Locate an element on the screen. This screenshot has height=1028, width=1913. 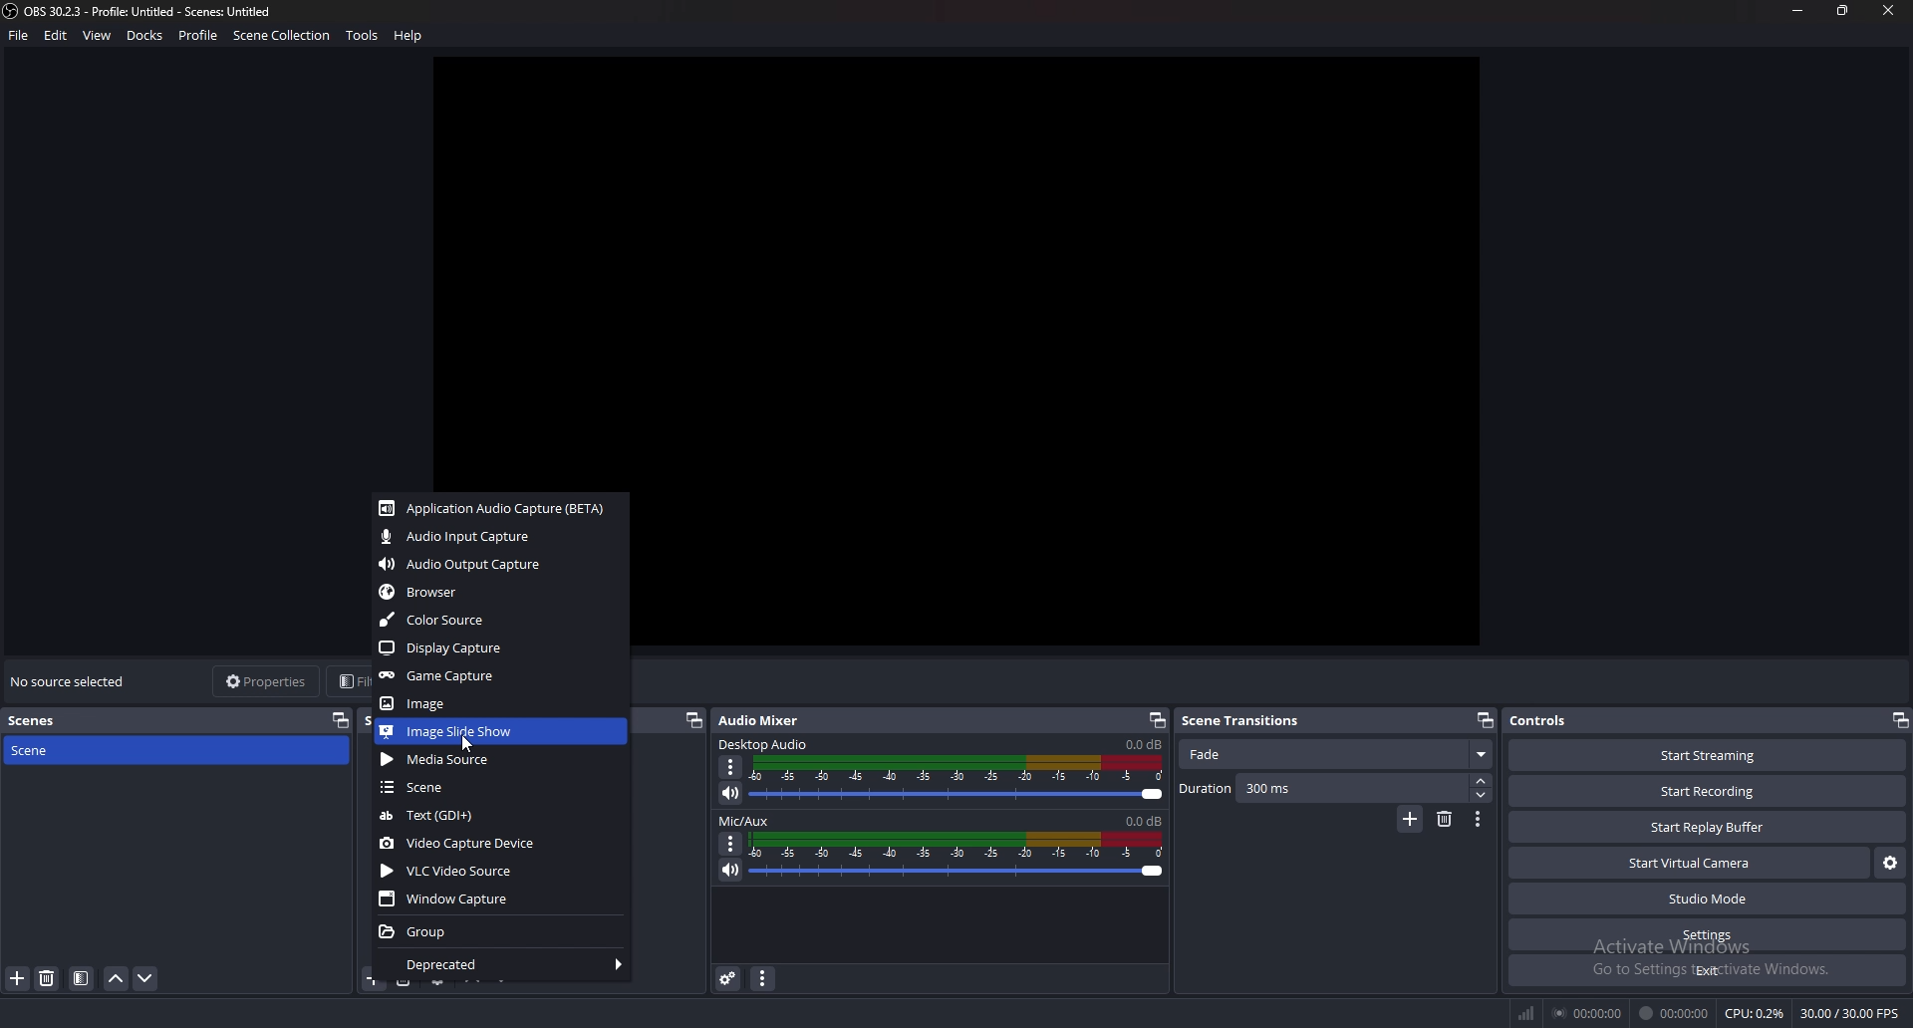
configure virtual camera is located at coordinates (1891, 864).